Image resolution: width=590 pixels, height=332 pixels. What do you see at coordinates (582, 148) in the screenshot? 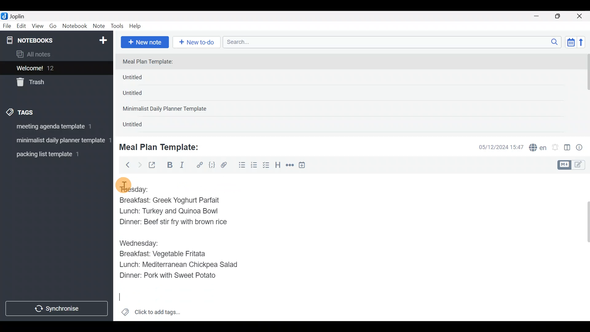
I see `Note properties` at bounding box center [582, 148].